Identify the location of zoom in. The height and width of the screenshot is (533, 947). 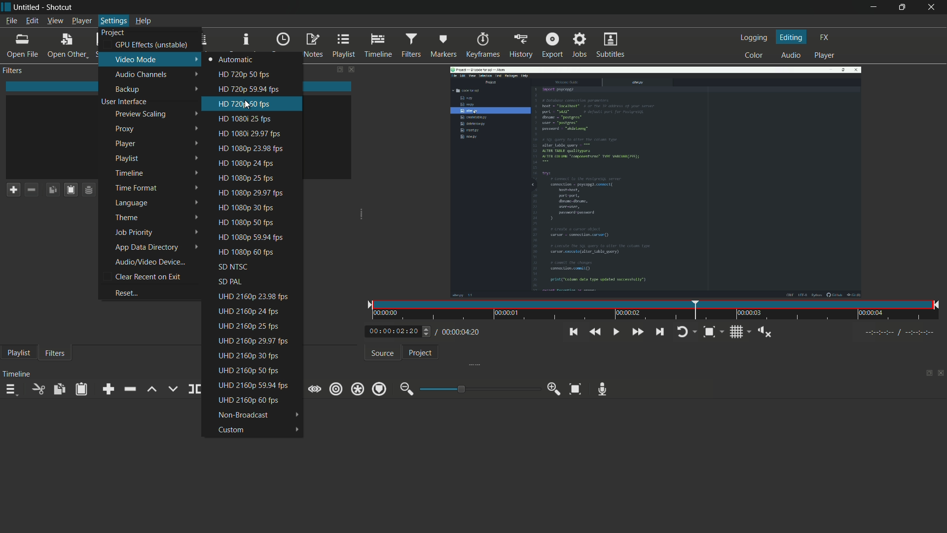
(555, 389).